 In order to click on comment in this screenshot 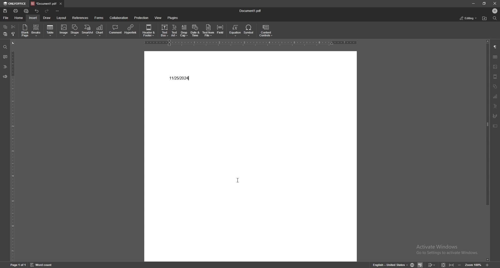, I will do `click(5, 57)`.